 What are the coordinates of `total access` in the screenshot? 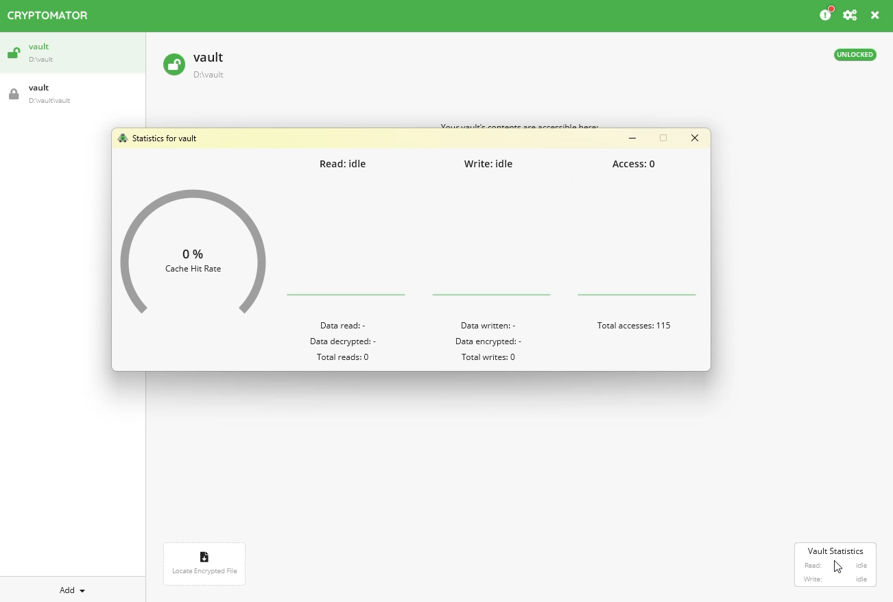 It's located at (634, 326).